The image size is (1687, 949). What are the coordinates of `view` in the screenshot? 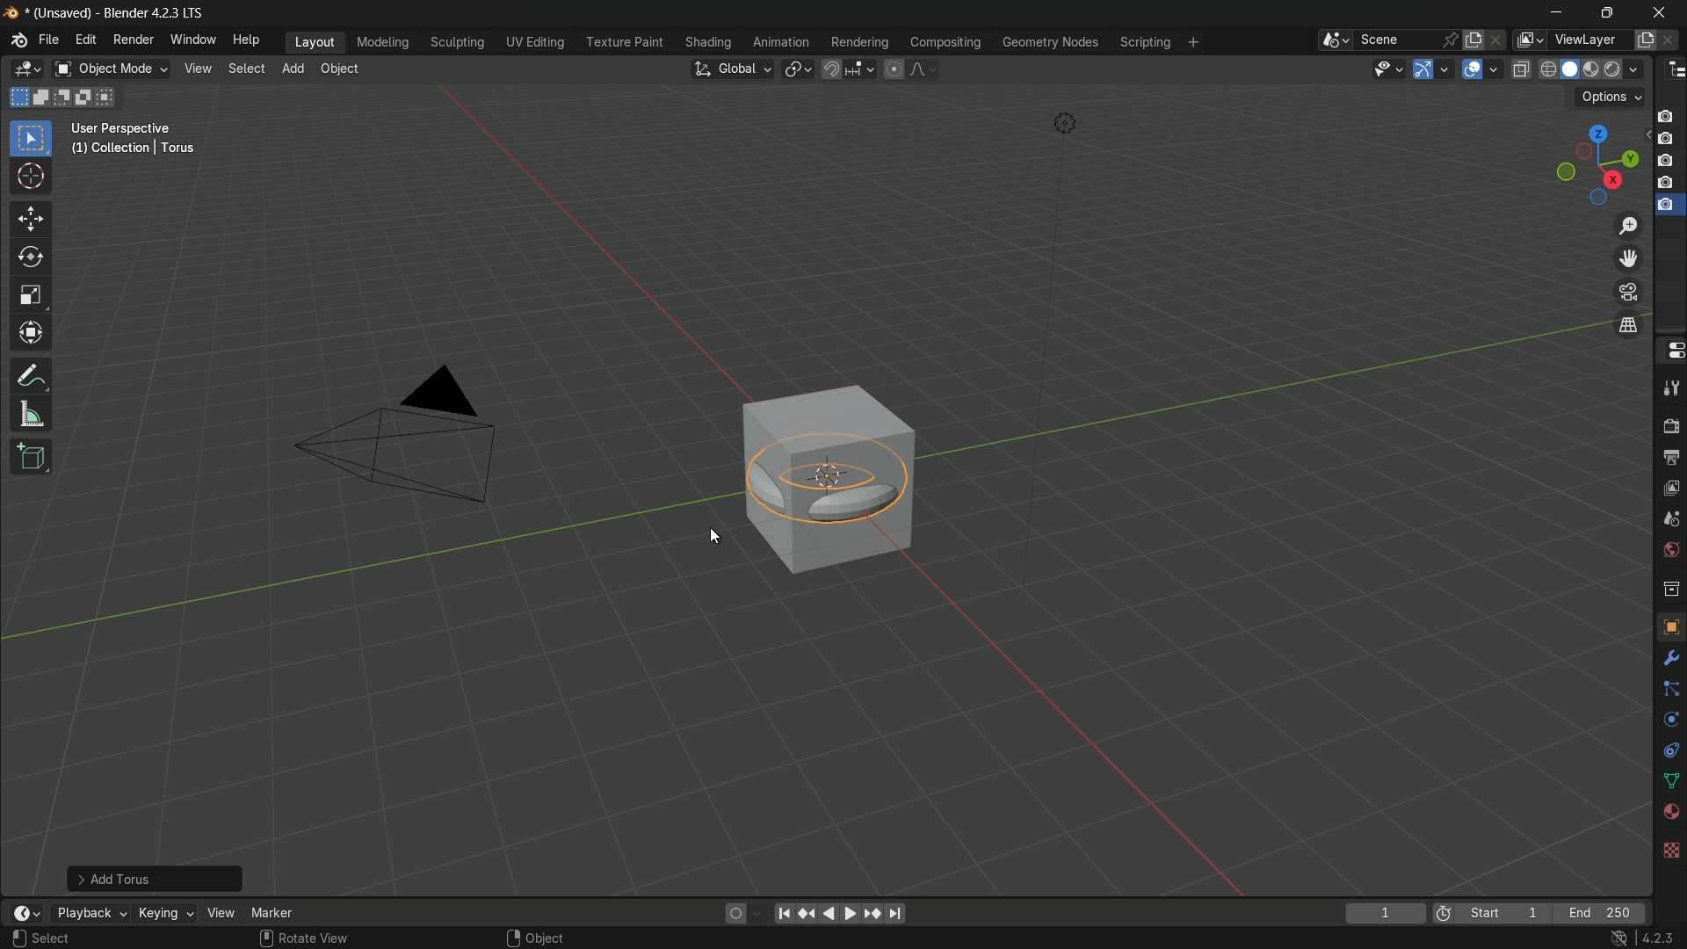 It's located at (196, 69).